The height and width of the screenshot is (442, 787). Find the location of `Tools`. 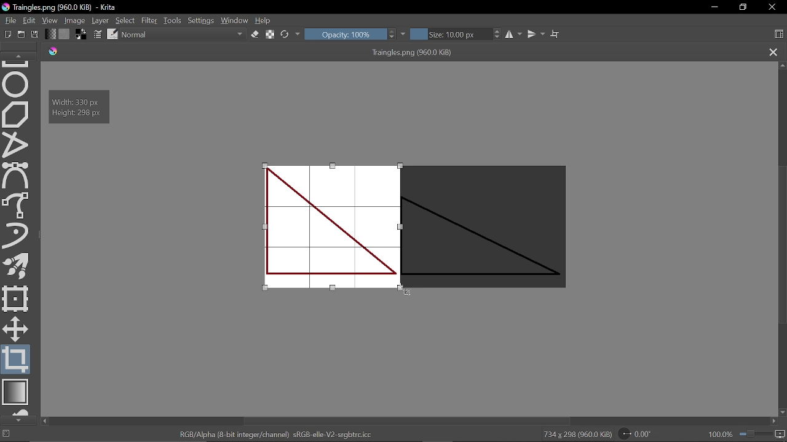

Tools is located at coordinates (173, 20).